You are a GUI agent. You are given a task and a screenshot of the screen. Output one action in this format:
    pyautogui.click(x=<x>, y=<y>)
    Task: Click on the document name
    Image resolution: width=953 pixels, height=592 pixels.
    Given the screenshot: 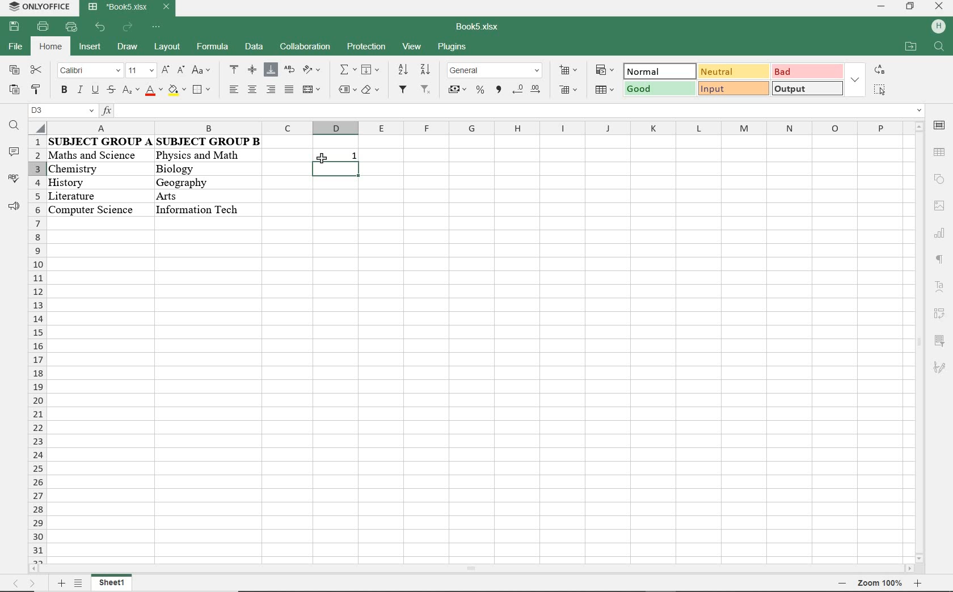 What is the action you would take?
    pyautogui.click(x=128, y=7)
    